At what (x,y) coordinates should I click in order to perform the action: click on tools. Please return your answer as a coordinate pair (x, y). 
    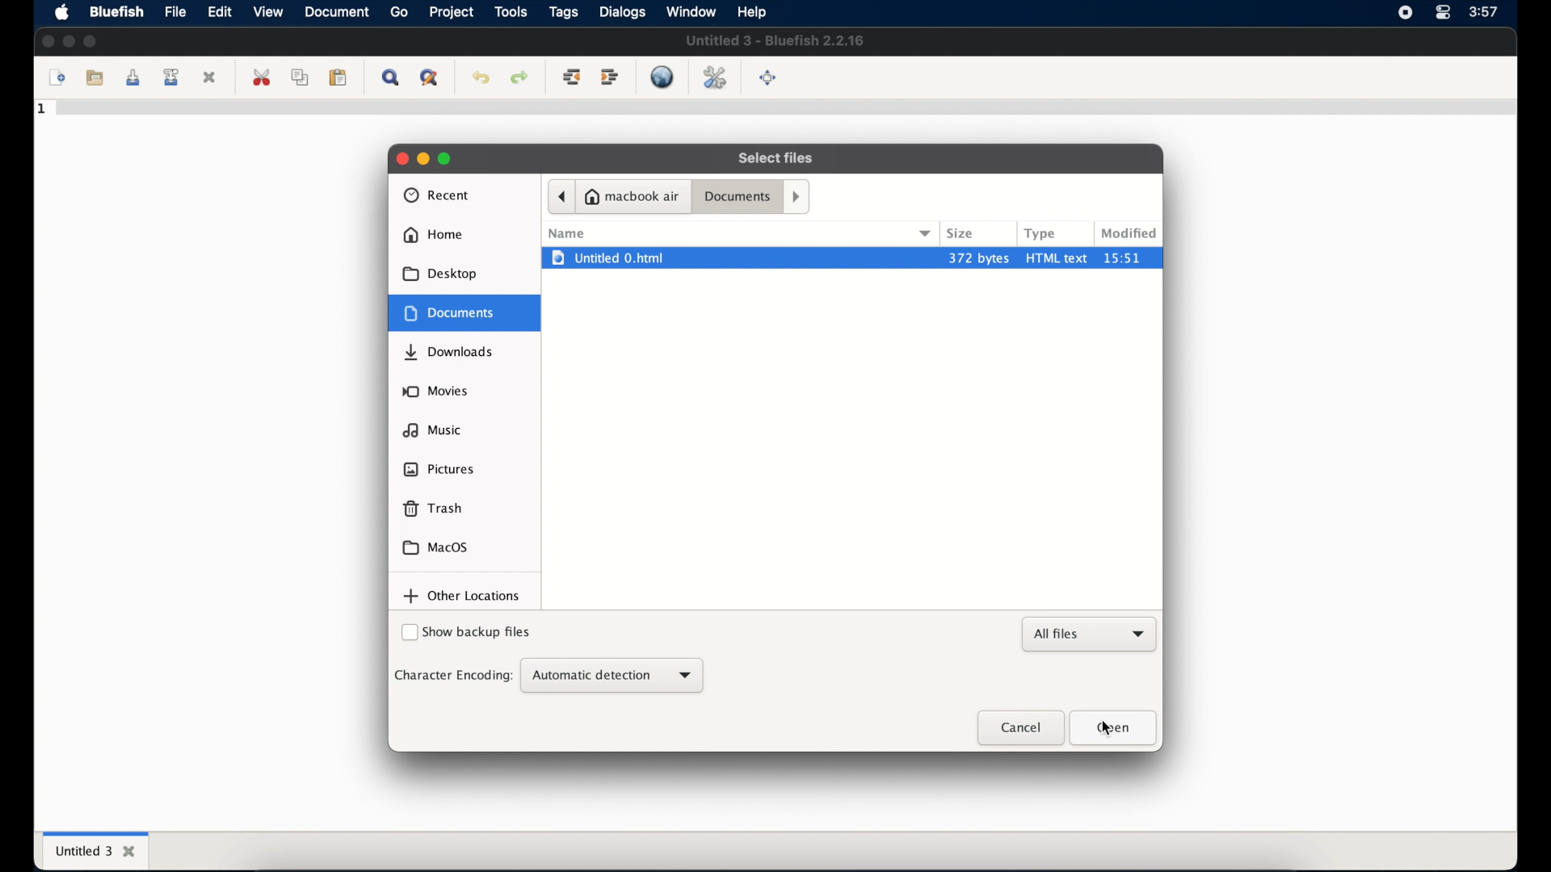
    Looking at the image, I should click on (511, 12).